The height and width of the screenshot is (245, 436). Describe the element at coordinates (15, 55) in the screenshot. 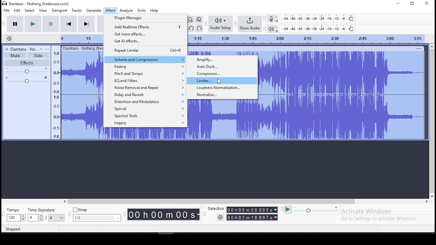

I see `mute` at that location.